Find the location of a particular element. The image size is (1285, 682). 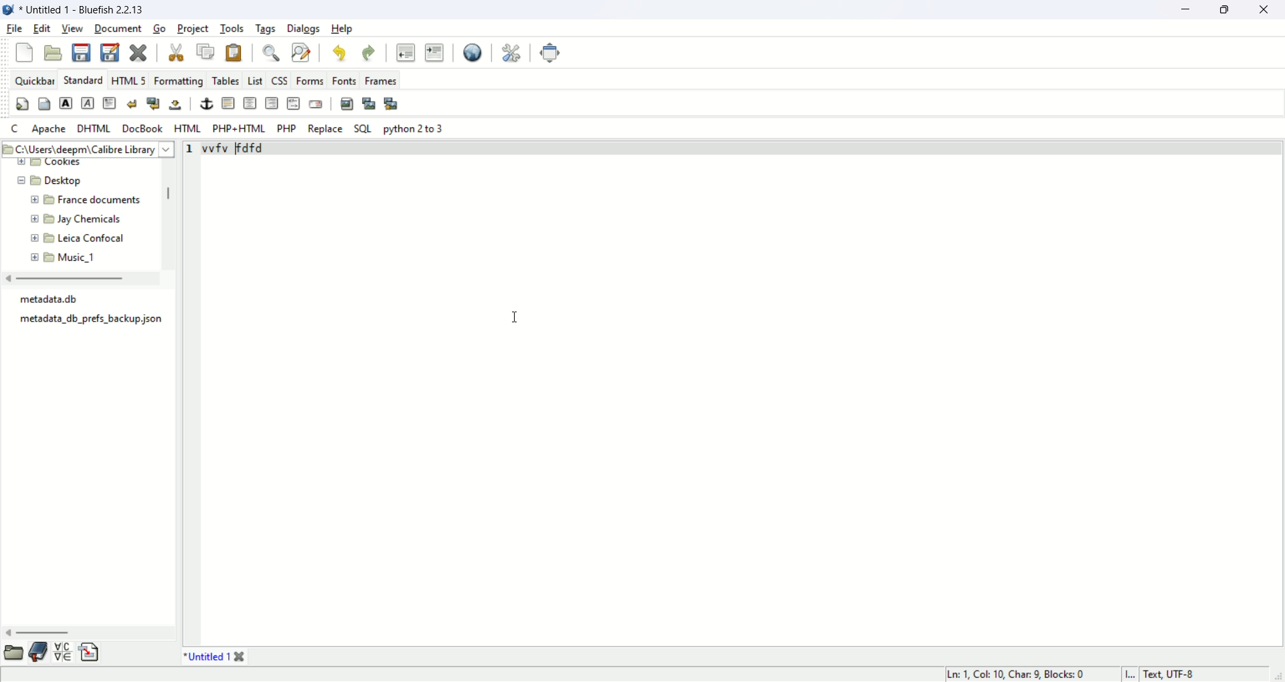

multi thumbnail is located at coordinates (393, 103).